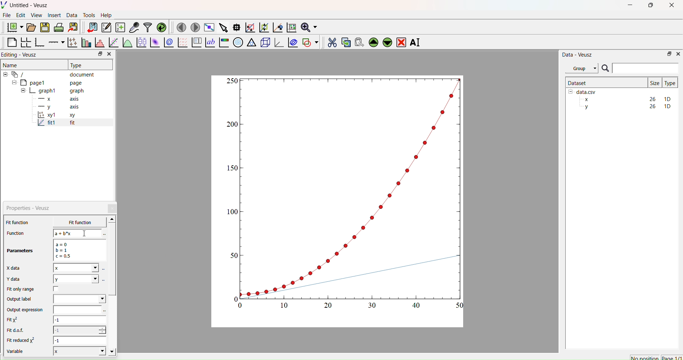 This screenshot has height=360, width=683. What do you see at coordinates (252, 42) in the screenshot?
I see `Ternary graph` at bounding box center [252, 42].